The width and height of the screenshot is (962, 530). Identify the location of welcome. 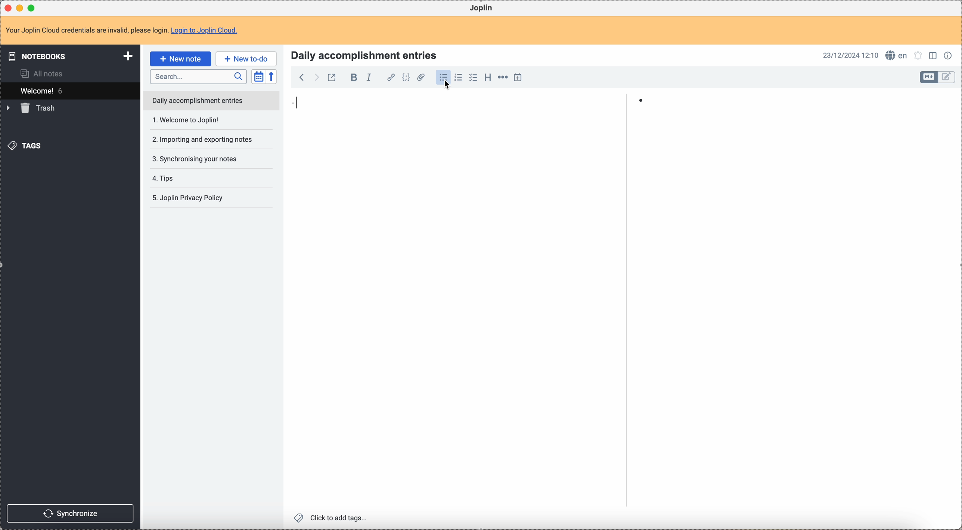
(69, 91).